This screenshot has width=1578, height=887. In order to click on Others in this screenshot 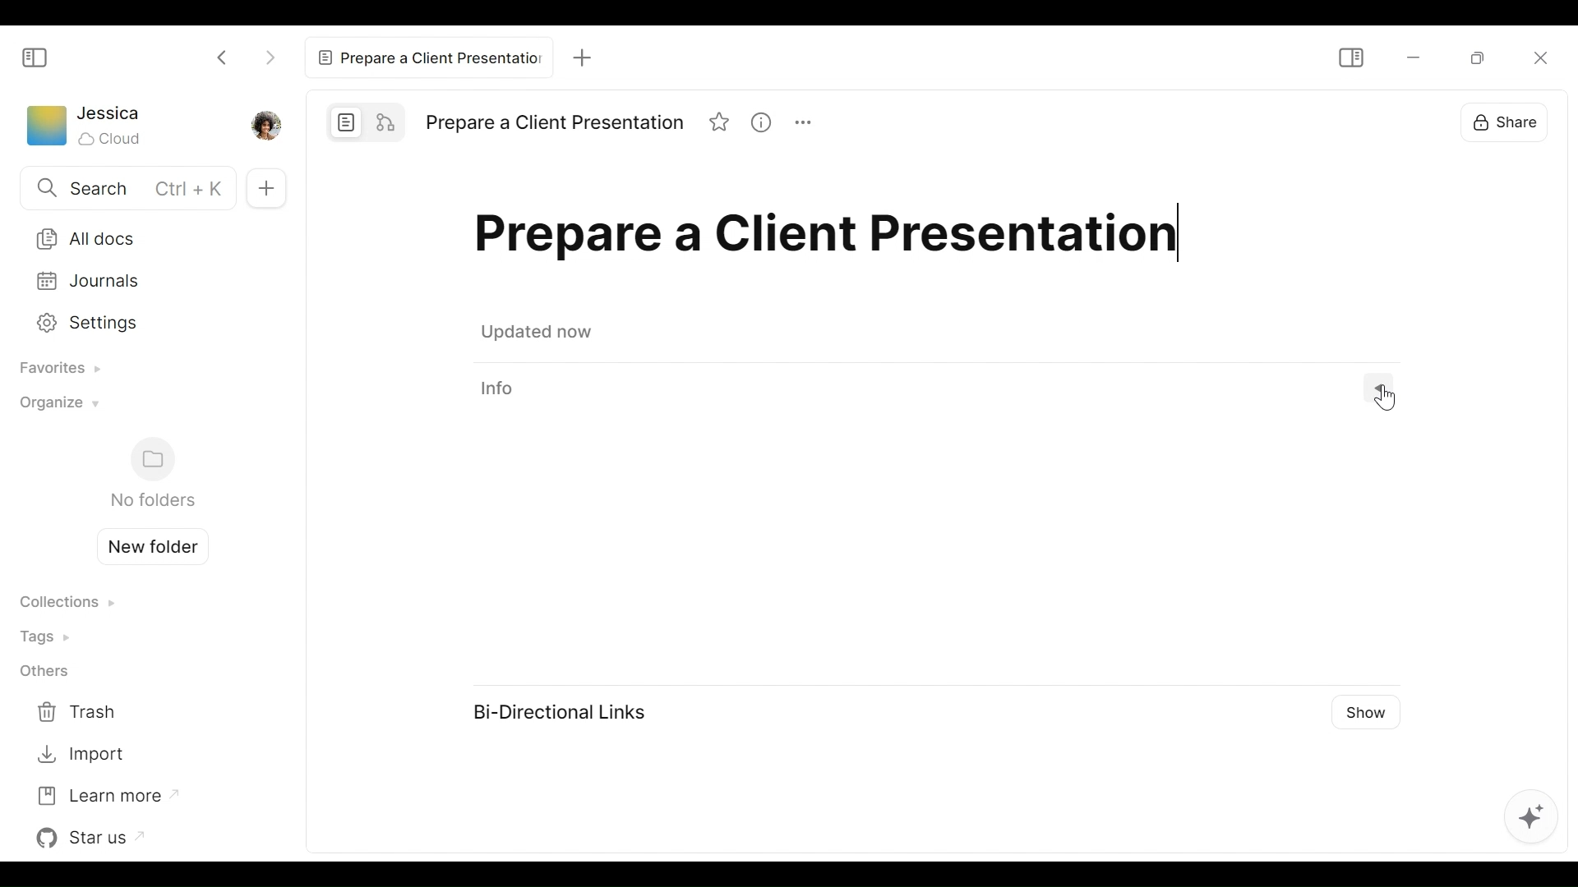, I will do `click(44, 673)`.